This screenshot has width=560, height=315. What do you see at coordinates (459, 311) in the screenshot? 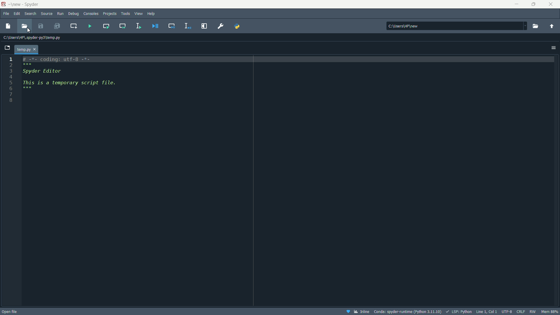
I see `LSP:Python` at bounding box center [459, 311].